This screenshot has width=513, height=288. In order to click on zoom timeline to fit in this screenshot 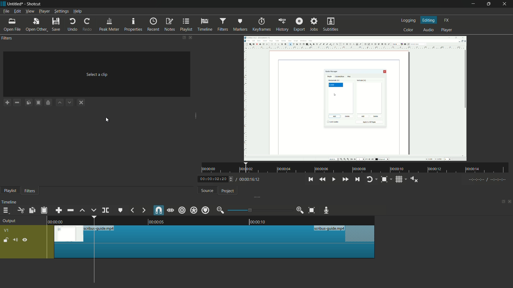, I will do `click(312, 210)`.